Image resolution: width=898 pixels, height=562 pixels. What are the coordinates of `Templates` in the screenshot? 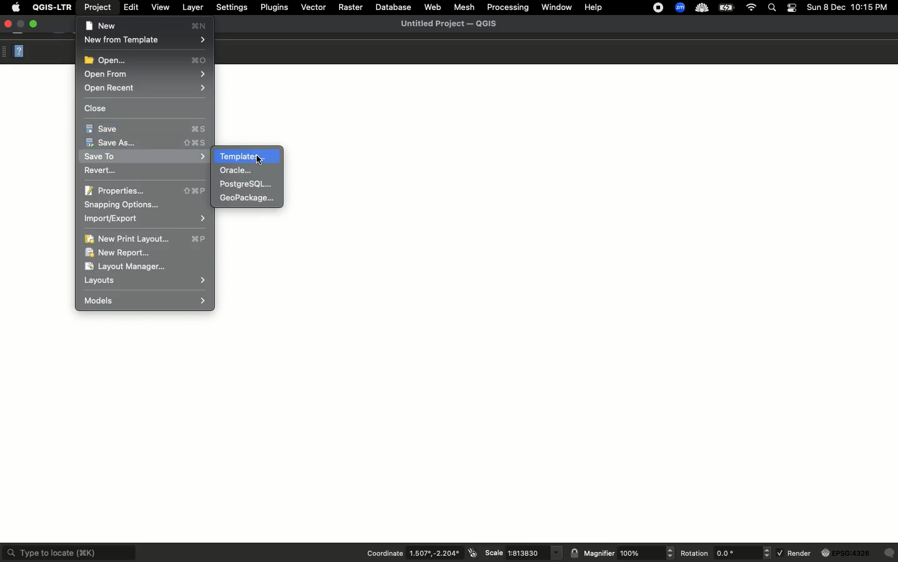 It's located at (246, 155).